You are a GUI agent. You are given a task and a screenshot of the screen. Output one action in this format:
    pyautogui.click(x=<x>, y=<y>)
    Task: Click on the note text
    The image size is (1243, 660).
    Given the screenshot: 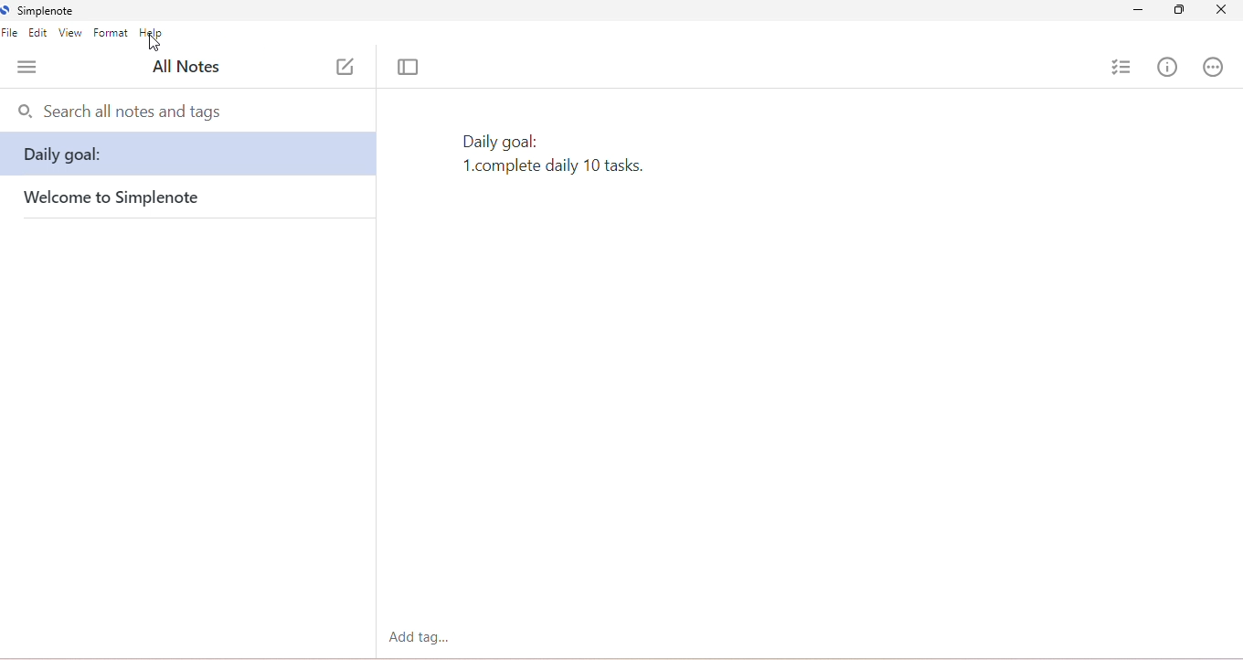 What is the action you would take?
    pyautogui.click(x=555, y=153)
    